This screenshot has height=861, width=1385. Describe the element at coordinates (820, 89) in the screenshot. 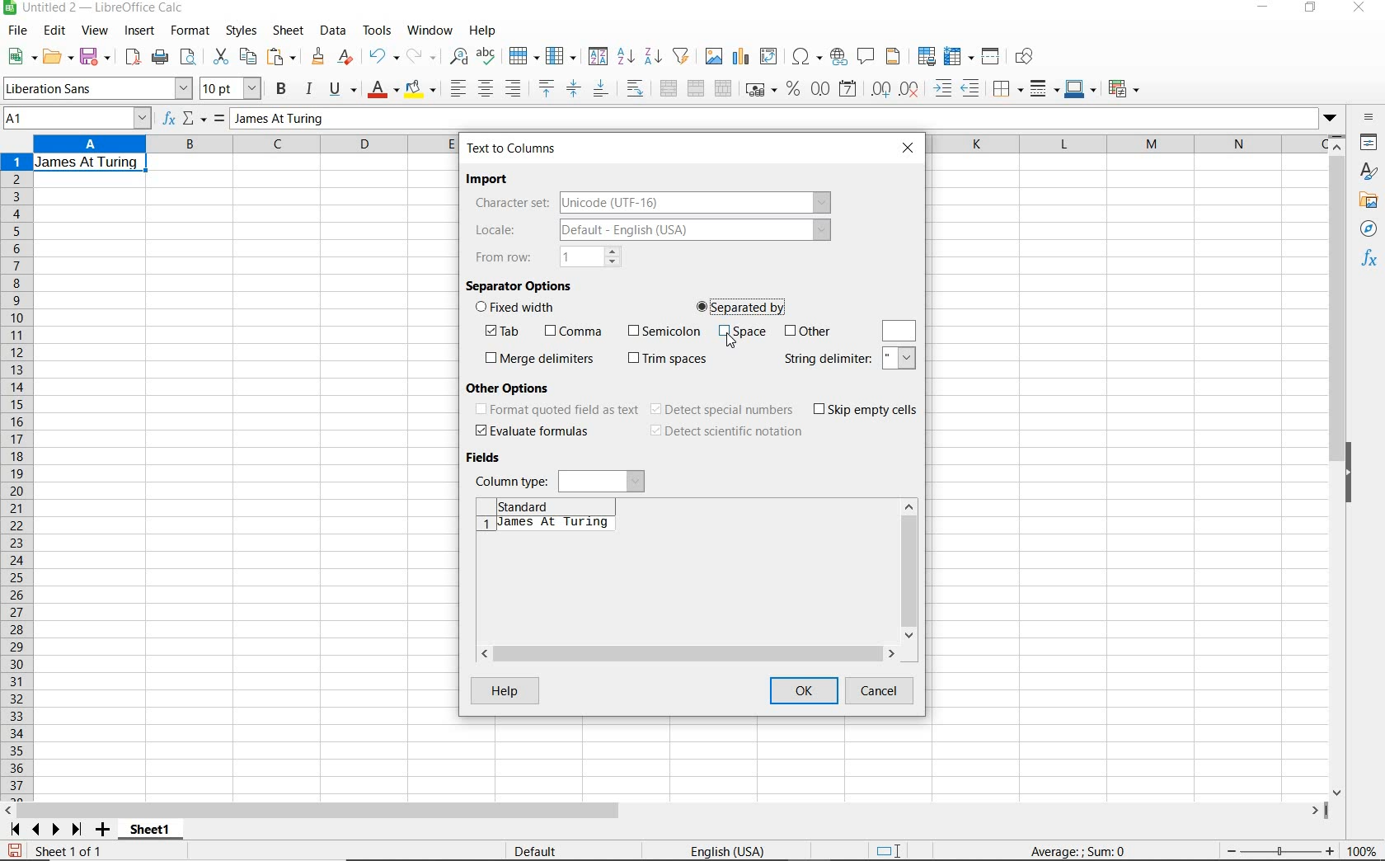

I see `format as number` at that location.